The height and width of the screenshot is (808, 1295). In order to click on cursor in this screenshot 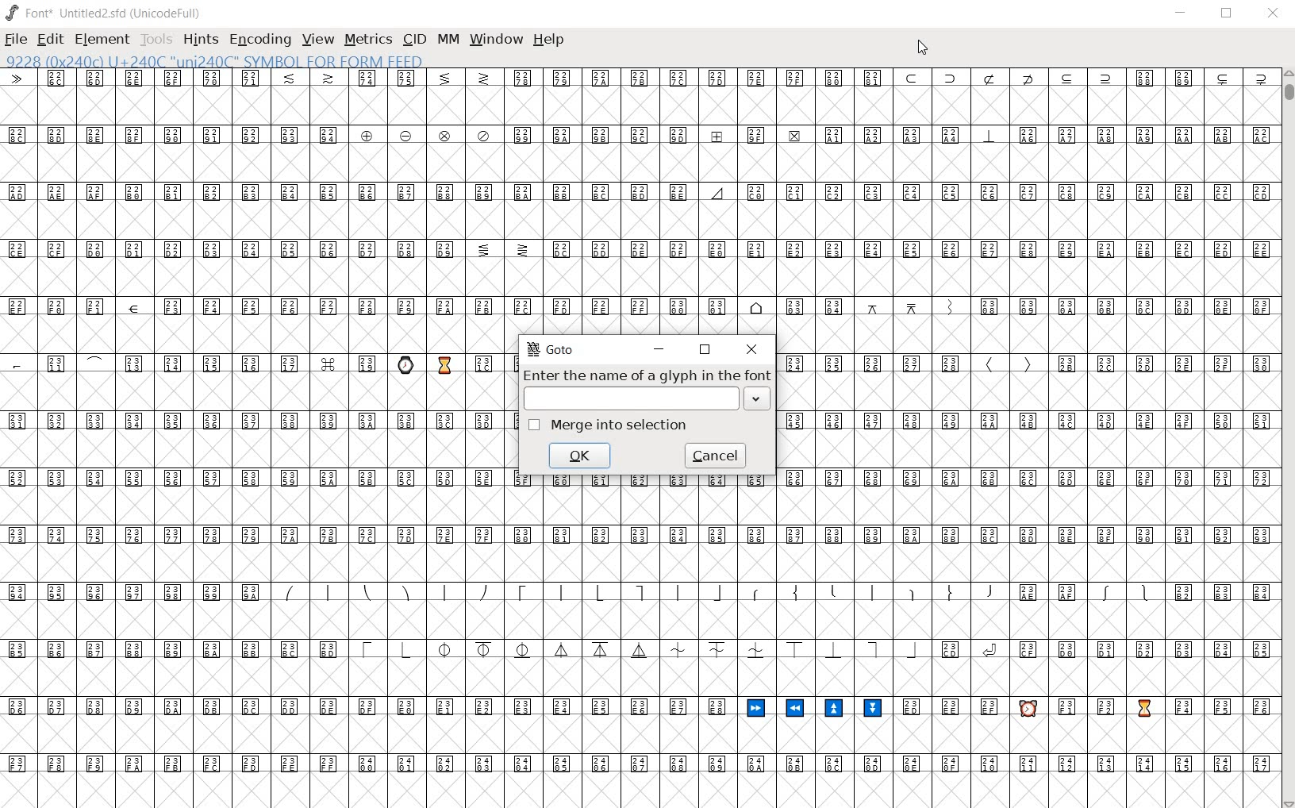, I will do `click(922, 50)`.